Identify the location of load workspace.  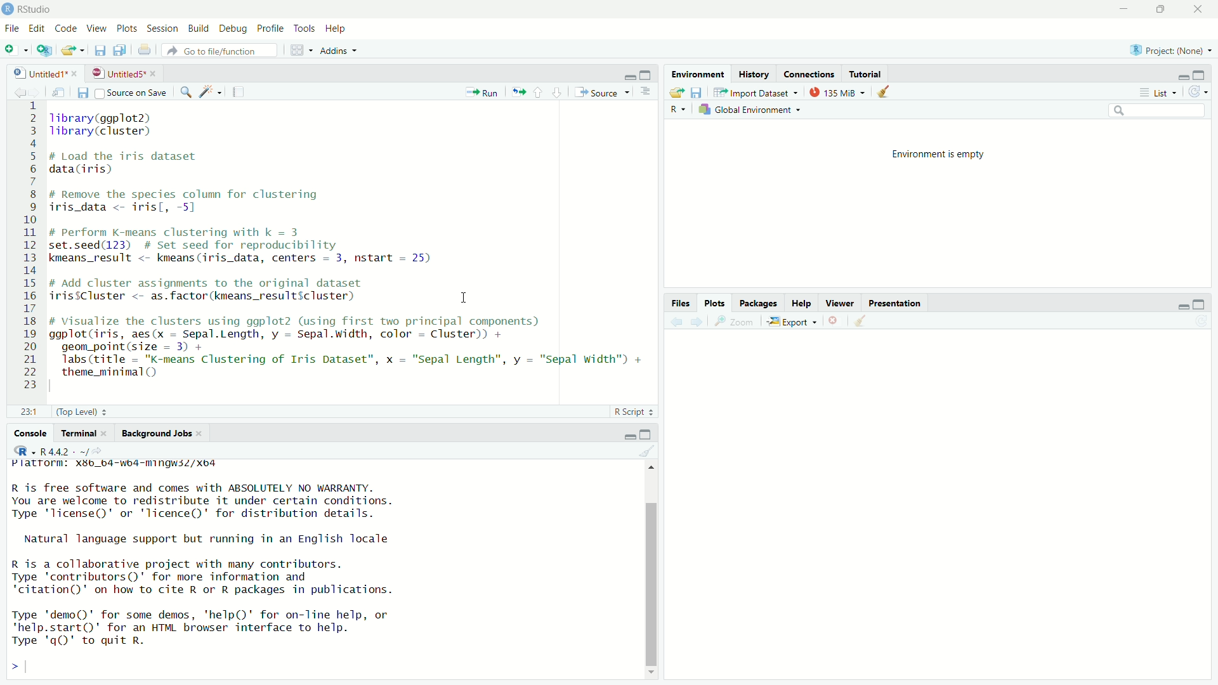
(672, 91).